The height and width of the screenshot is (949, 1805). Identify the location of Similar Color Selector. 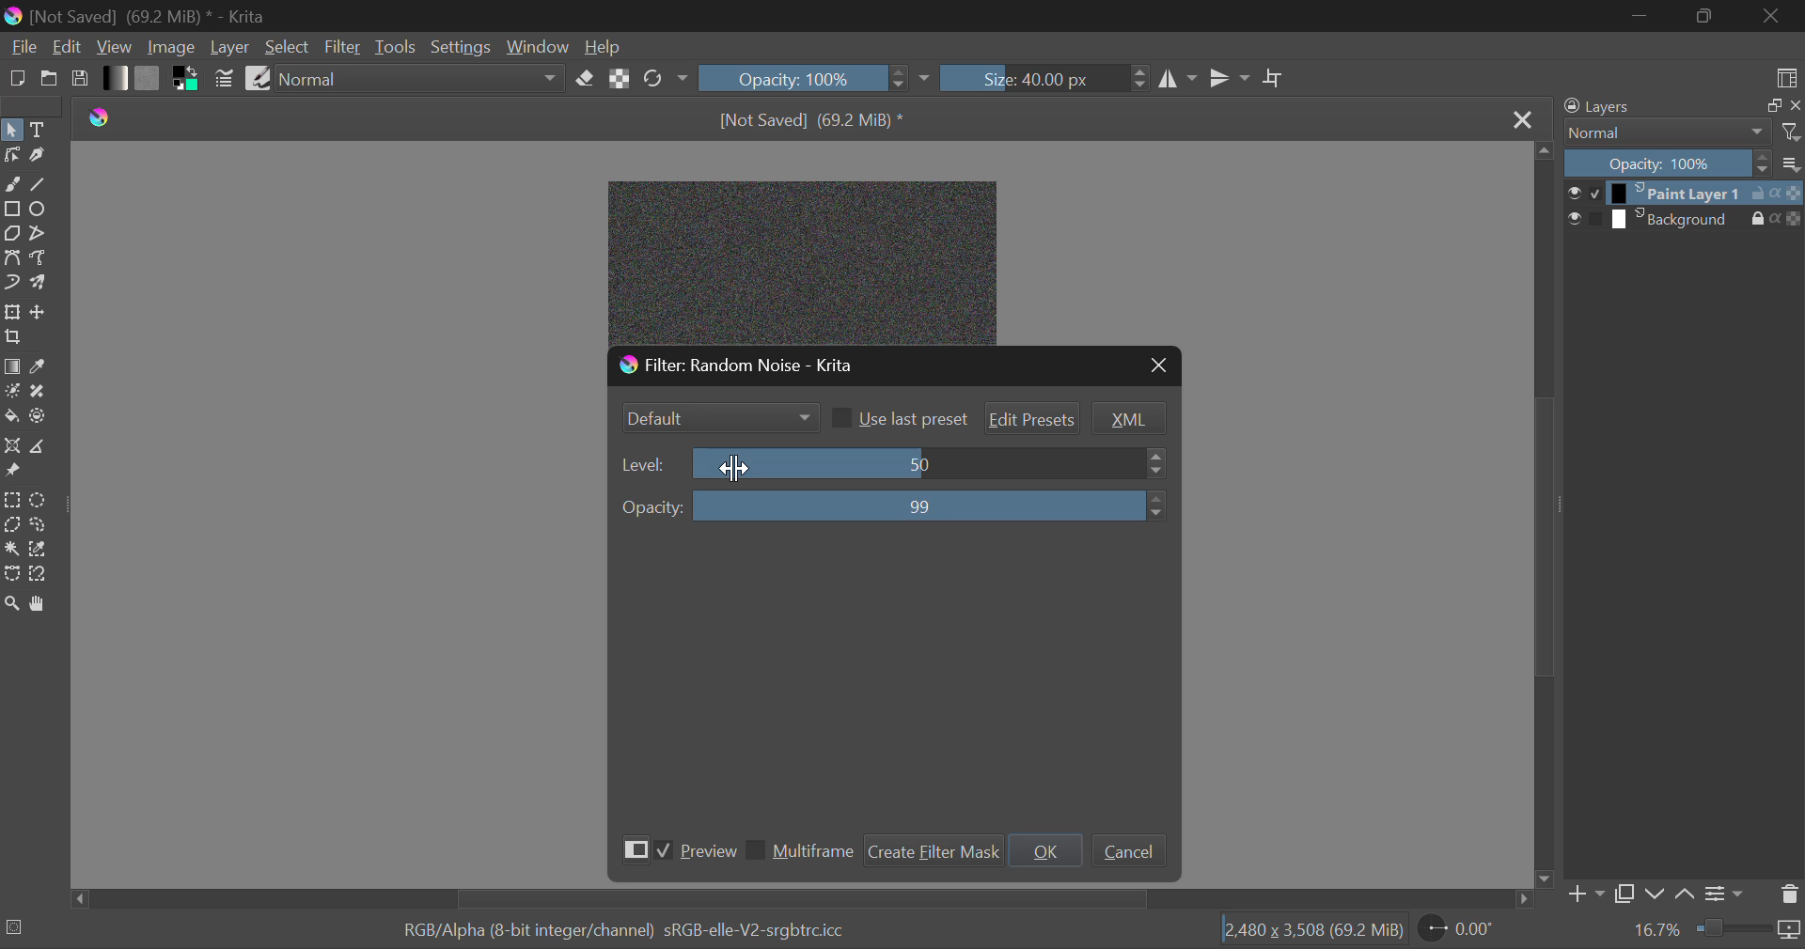
(40, 552).